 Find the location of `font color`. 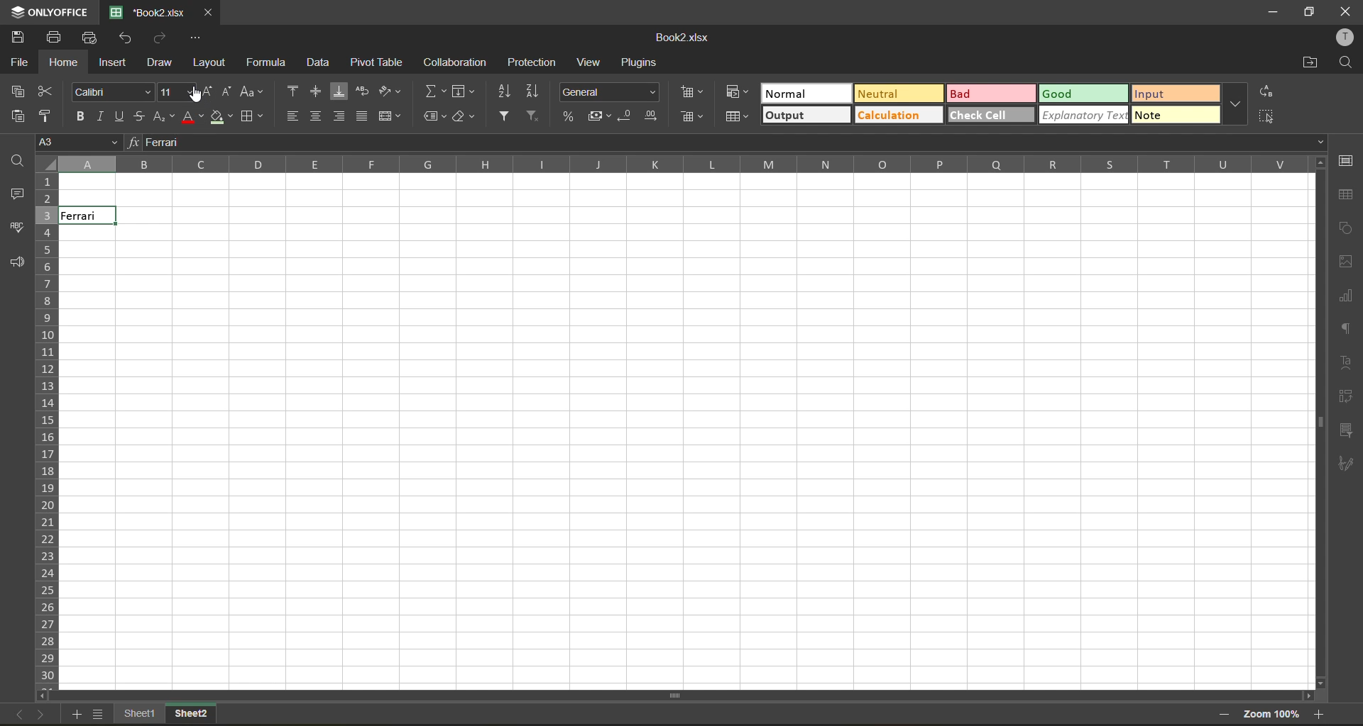

font color is located at coordinates (192, 118).